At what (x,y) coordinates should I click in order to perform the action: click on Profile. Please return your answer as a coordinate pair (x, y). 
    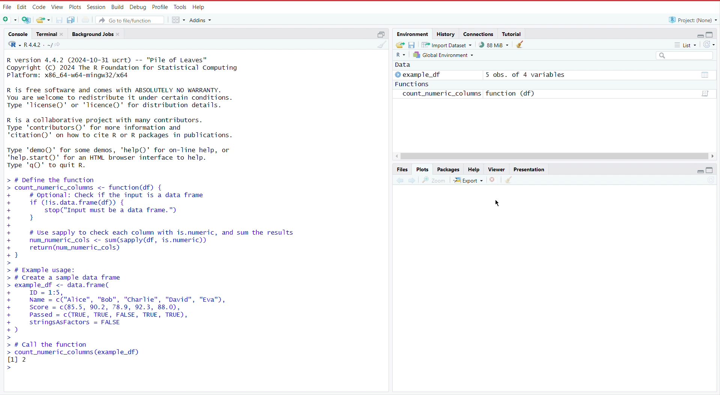
    Looking at the image, I should click on (158, 6).